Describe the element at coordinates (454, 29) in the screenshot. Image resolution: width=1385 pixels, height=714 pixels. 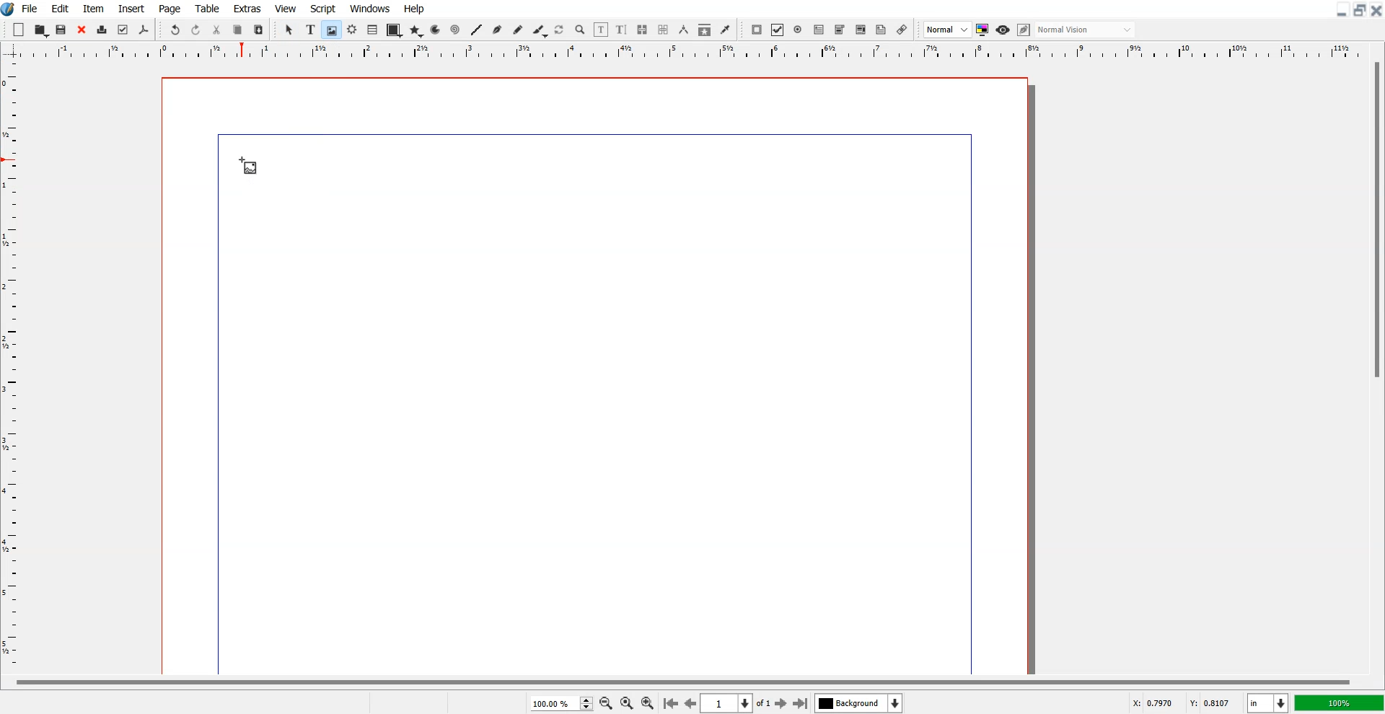
I see `Spiral` at that location.